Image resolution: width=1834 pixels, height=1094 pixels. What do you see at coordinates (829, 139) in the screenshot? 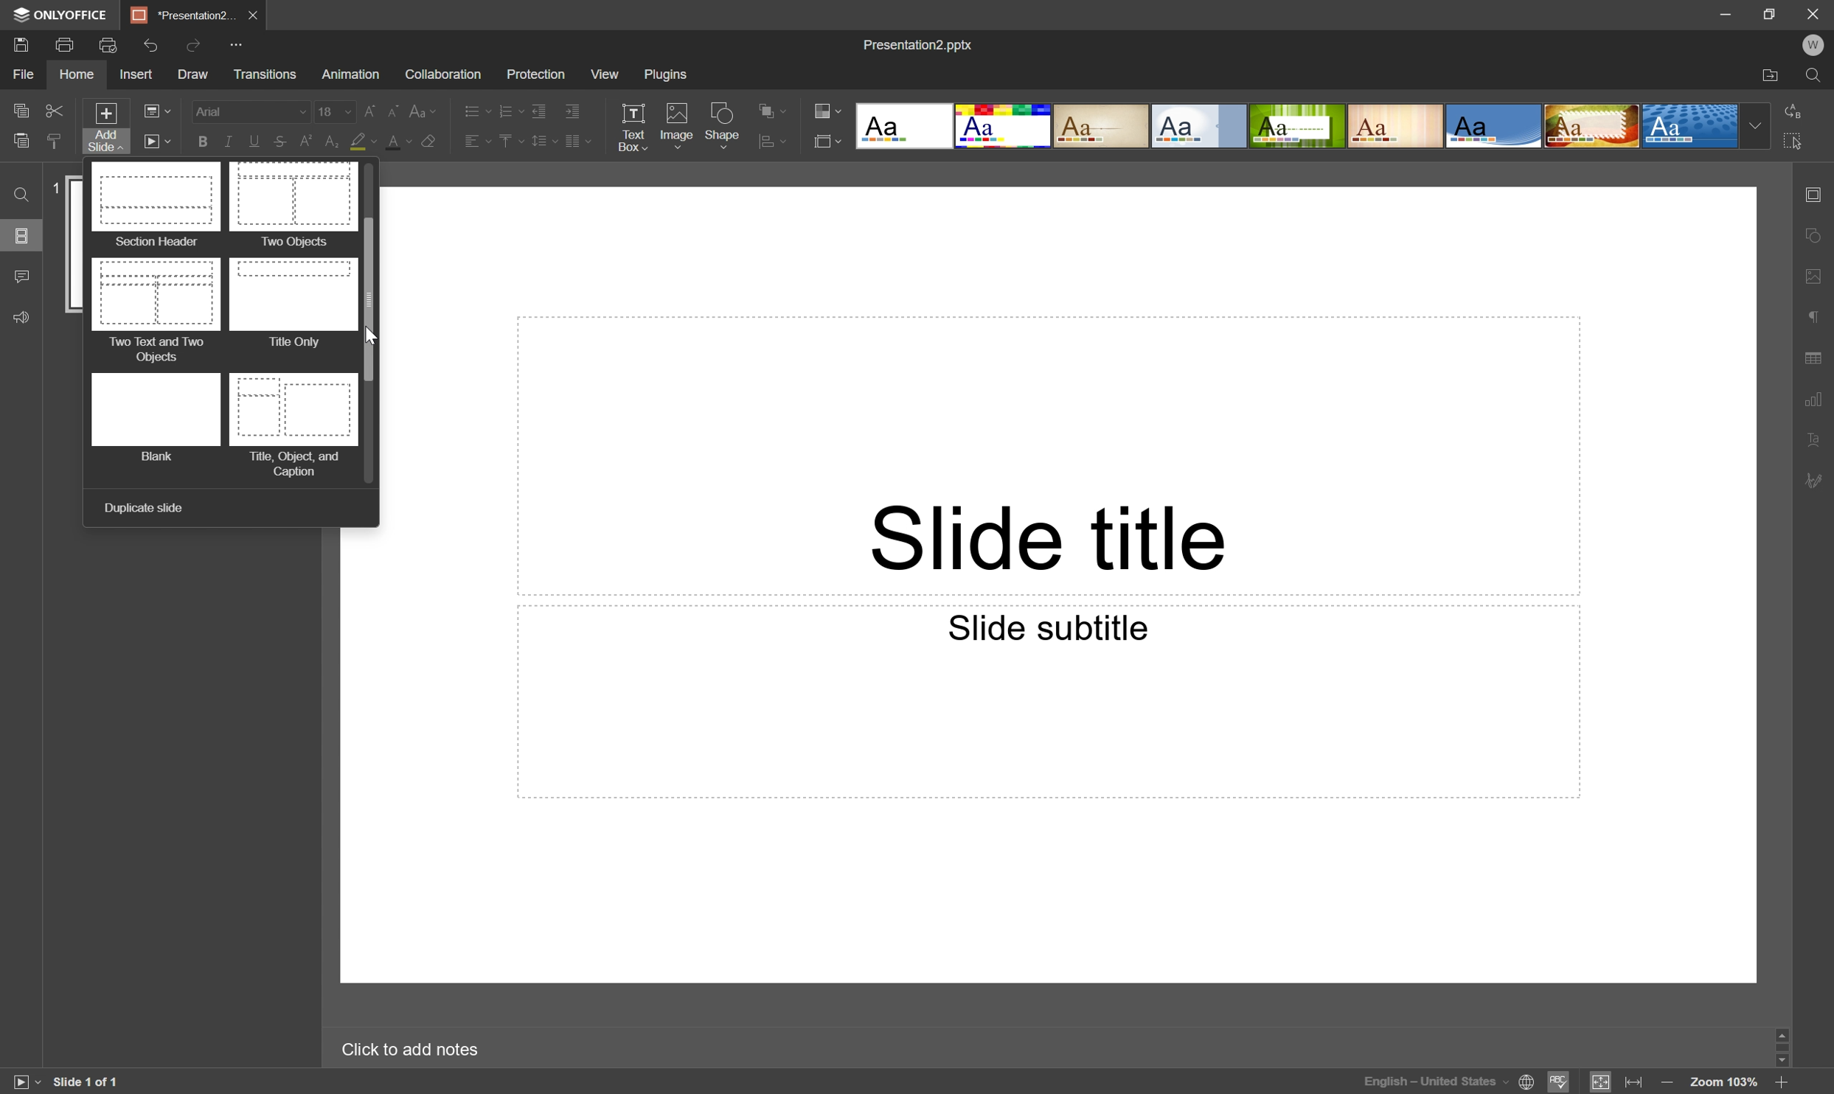
I see `Select slide layout` at bounding box center [829, 139].